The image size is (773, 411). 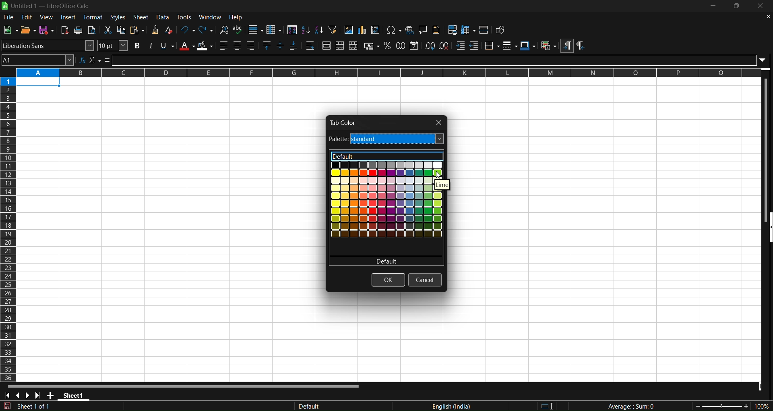 What do you see at coordinates (122, 30) in the screenshot?
I see `copy ` at bounding box center [122, 30].